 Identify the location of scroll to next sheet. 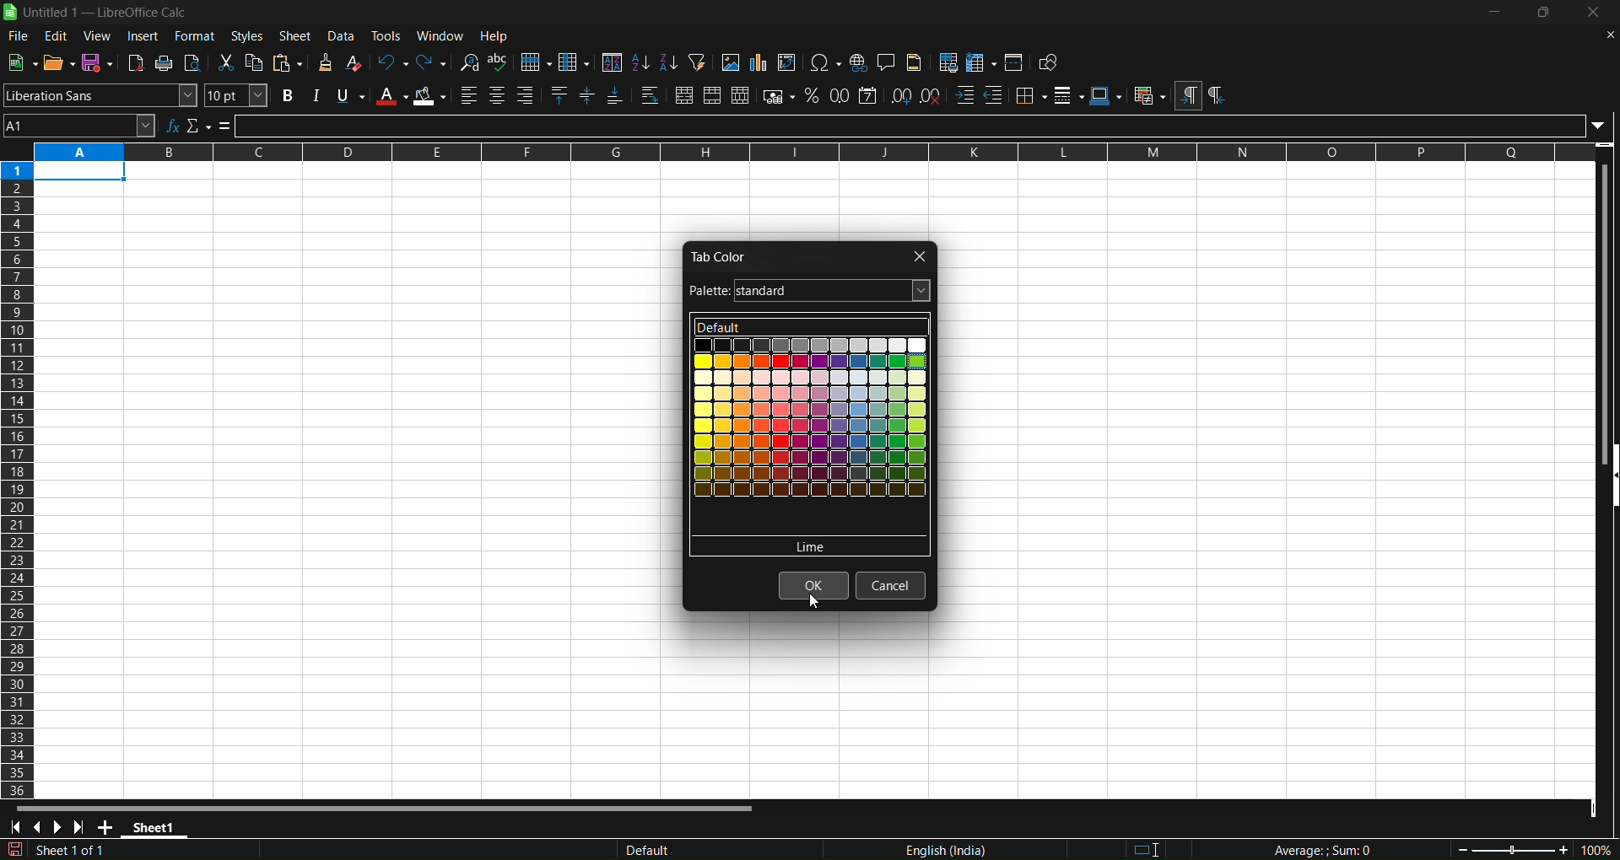
(58, 827).